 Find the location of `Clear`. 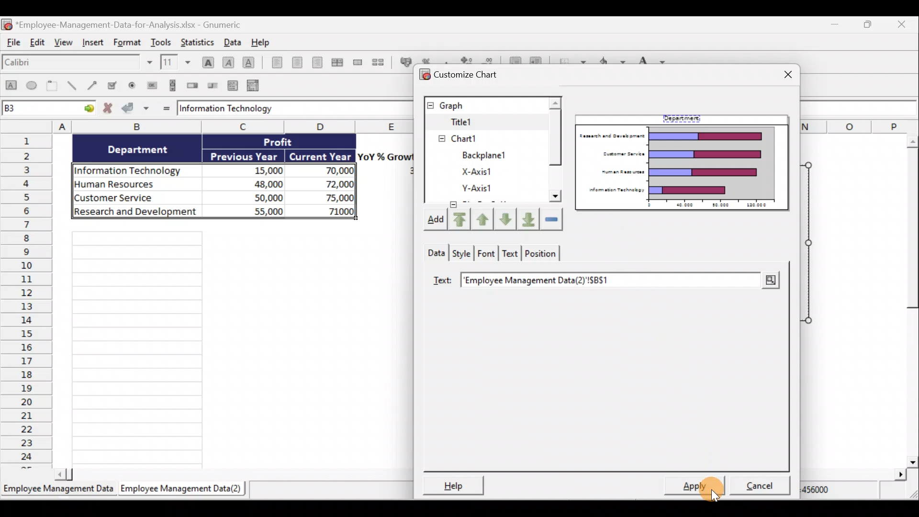

Clear is located at coordinates (553, 220).